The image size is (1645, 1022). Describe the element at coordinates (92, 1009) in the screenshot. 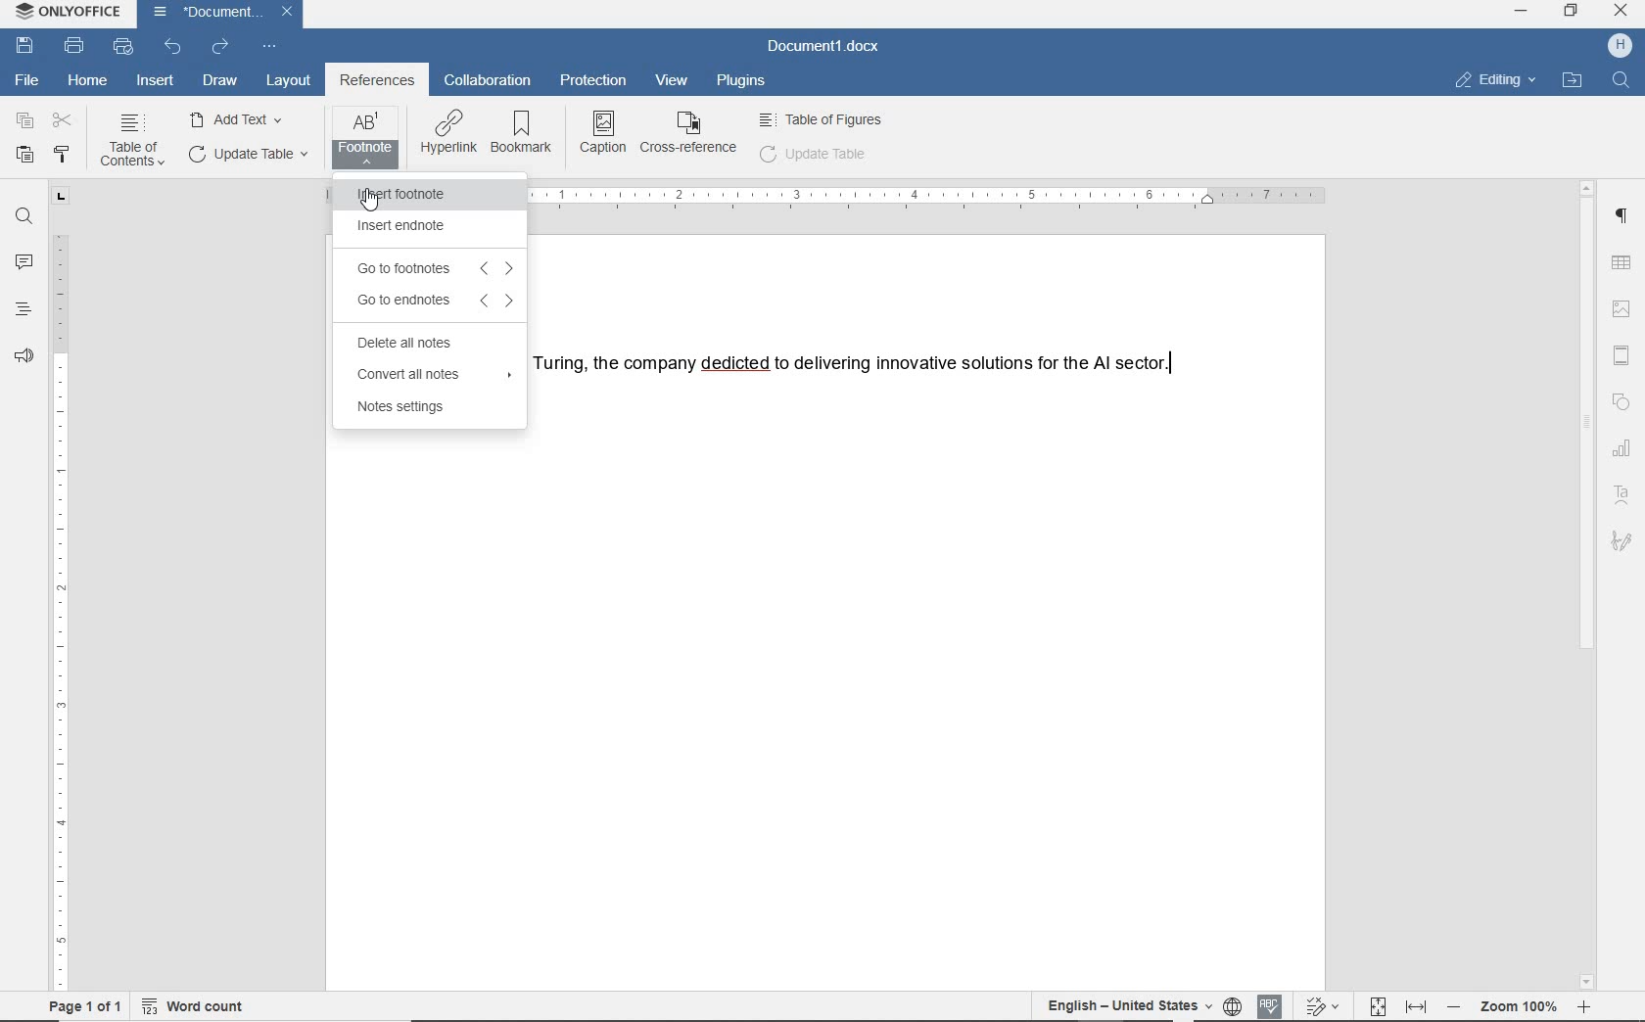

I see `page 1 of 1` at that location.